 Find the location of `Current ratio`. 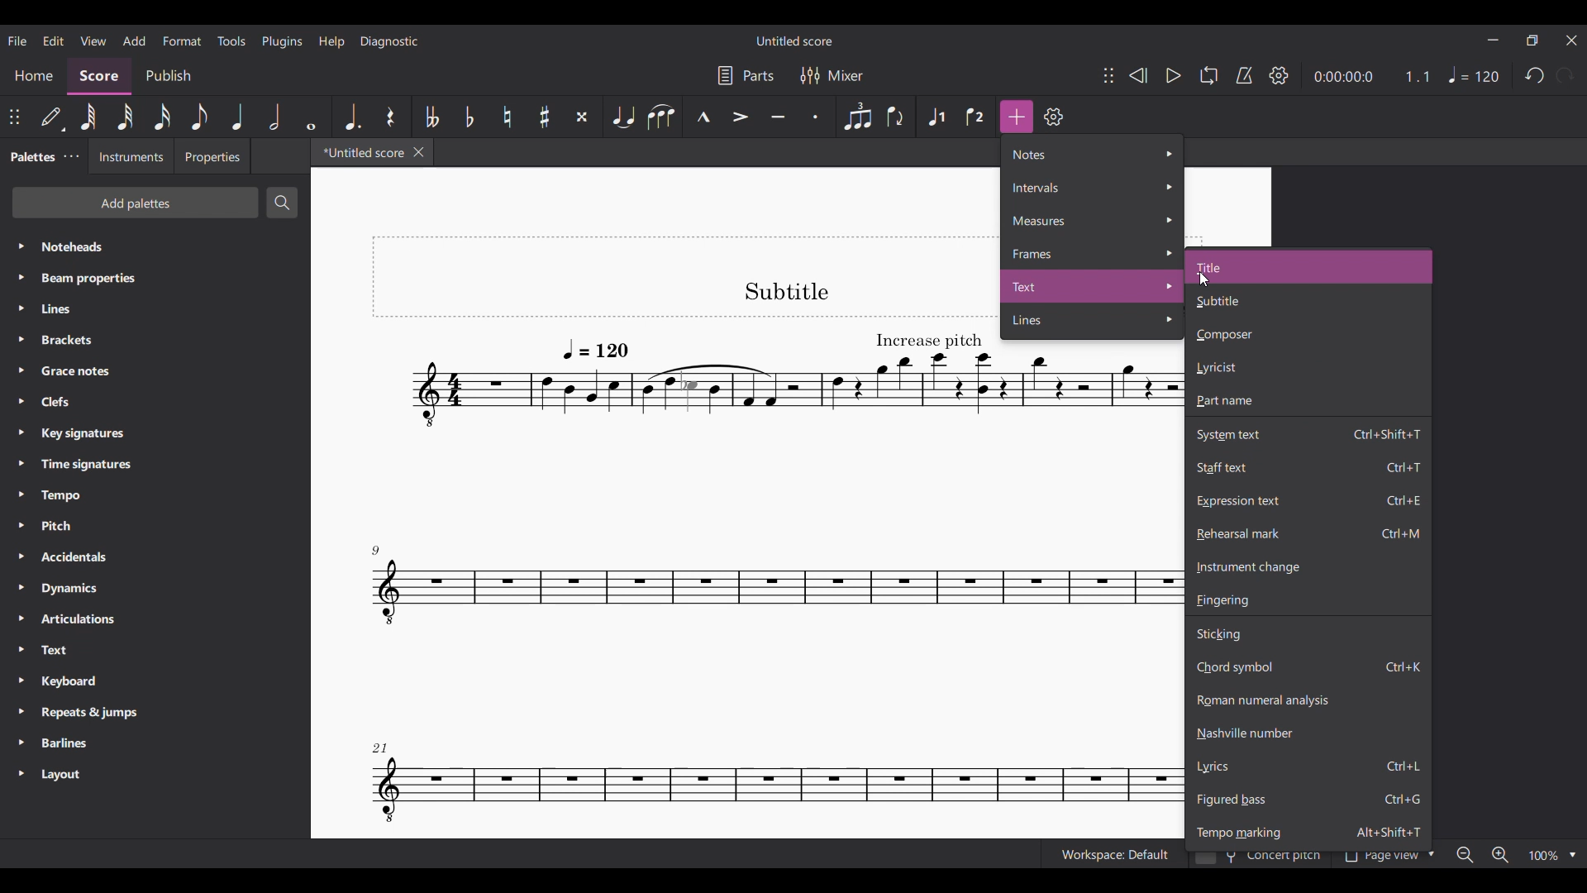

Current ratio is located at coordinates (1417, 76).